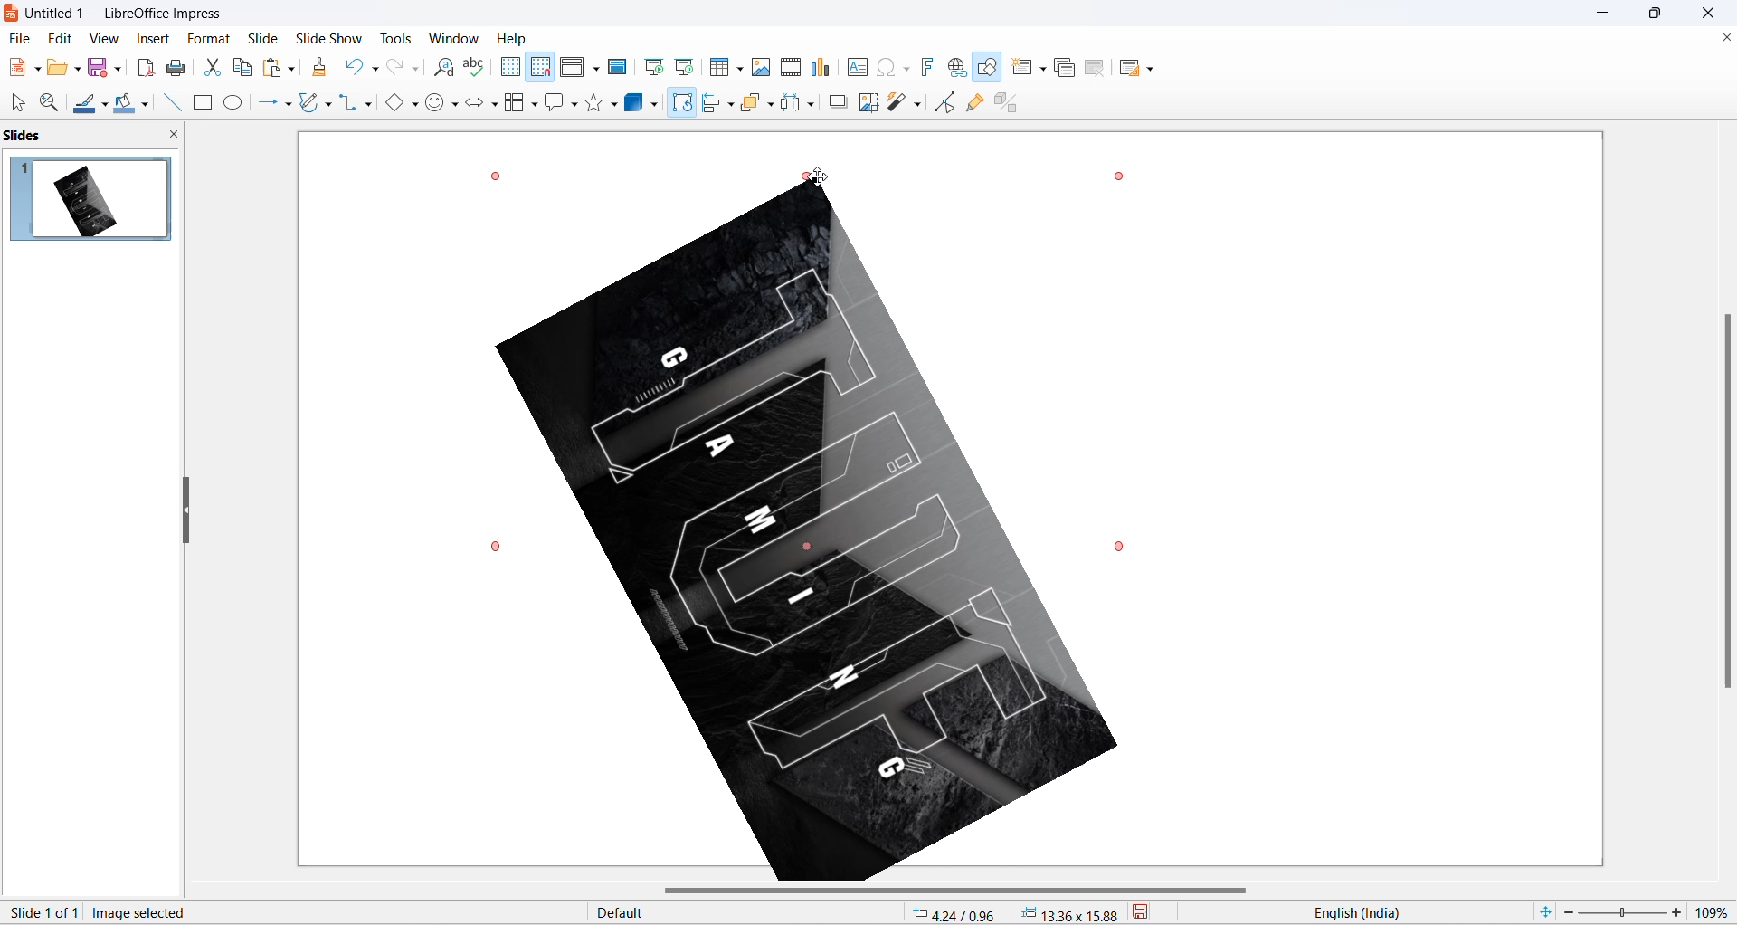 Image resolution: width=1737 pixels, height=925 pixels. Describe the element at coordinates (553, 104) in the screenshot. I see `callout shape` at that location.